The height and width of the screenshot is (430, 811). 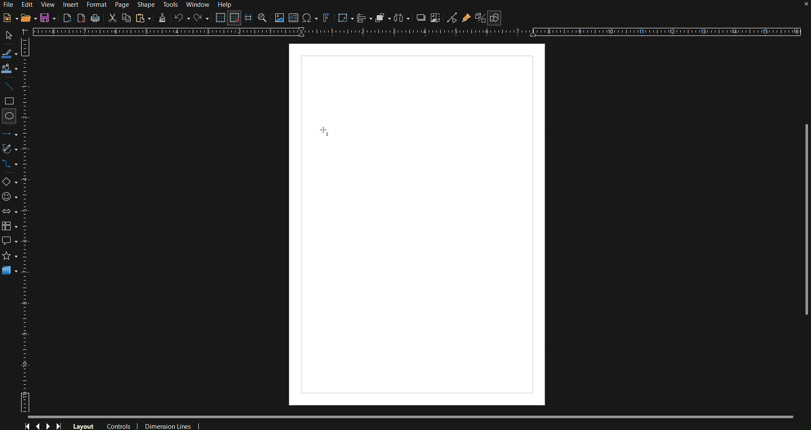 I want to click on Align Objects, so click(x=364, y=19).